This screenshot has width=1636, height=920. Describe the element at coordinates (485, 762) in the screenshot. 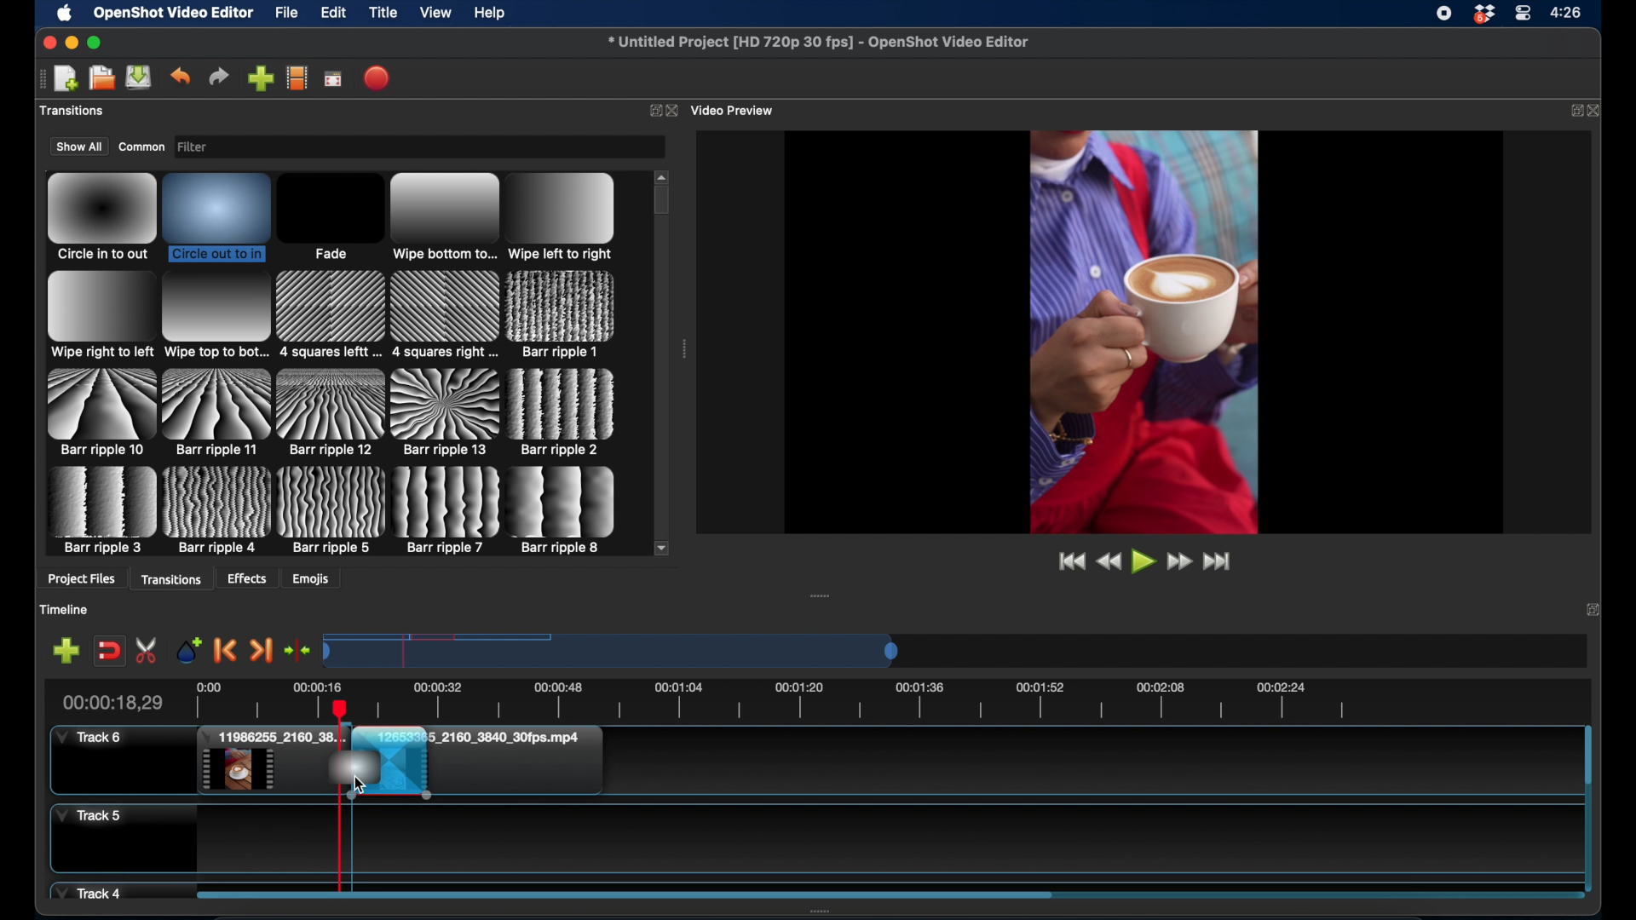

I see `clip` at that location.